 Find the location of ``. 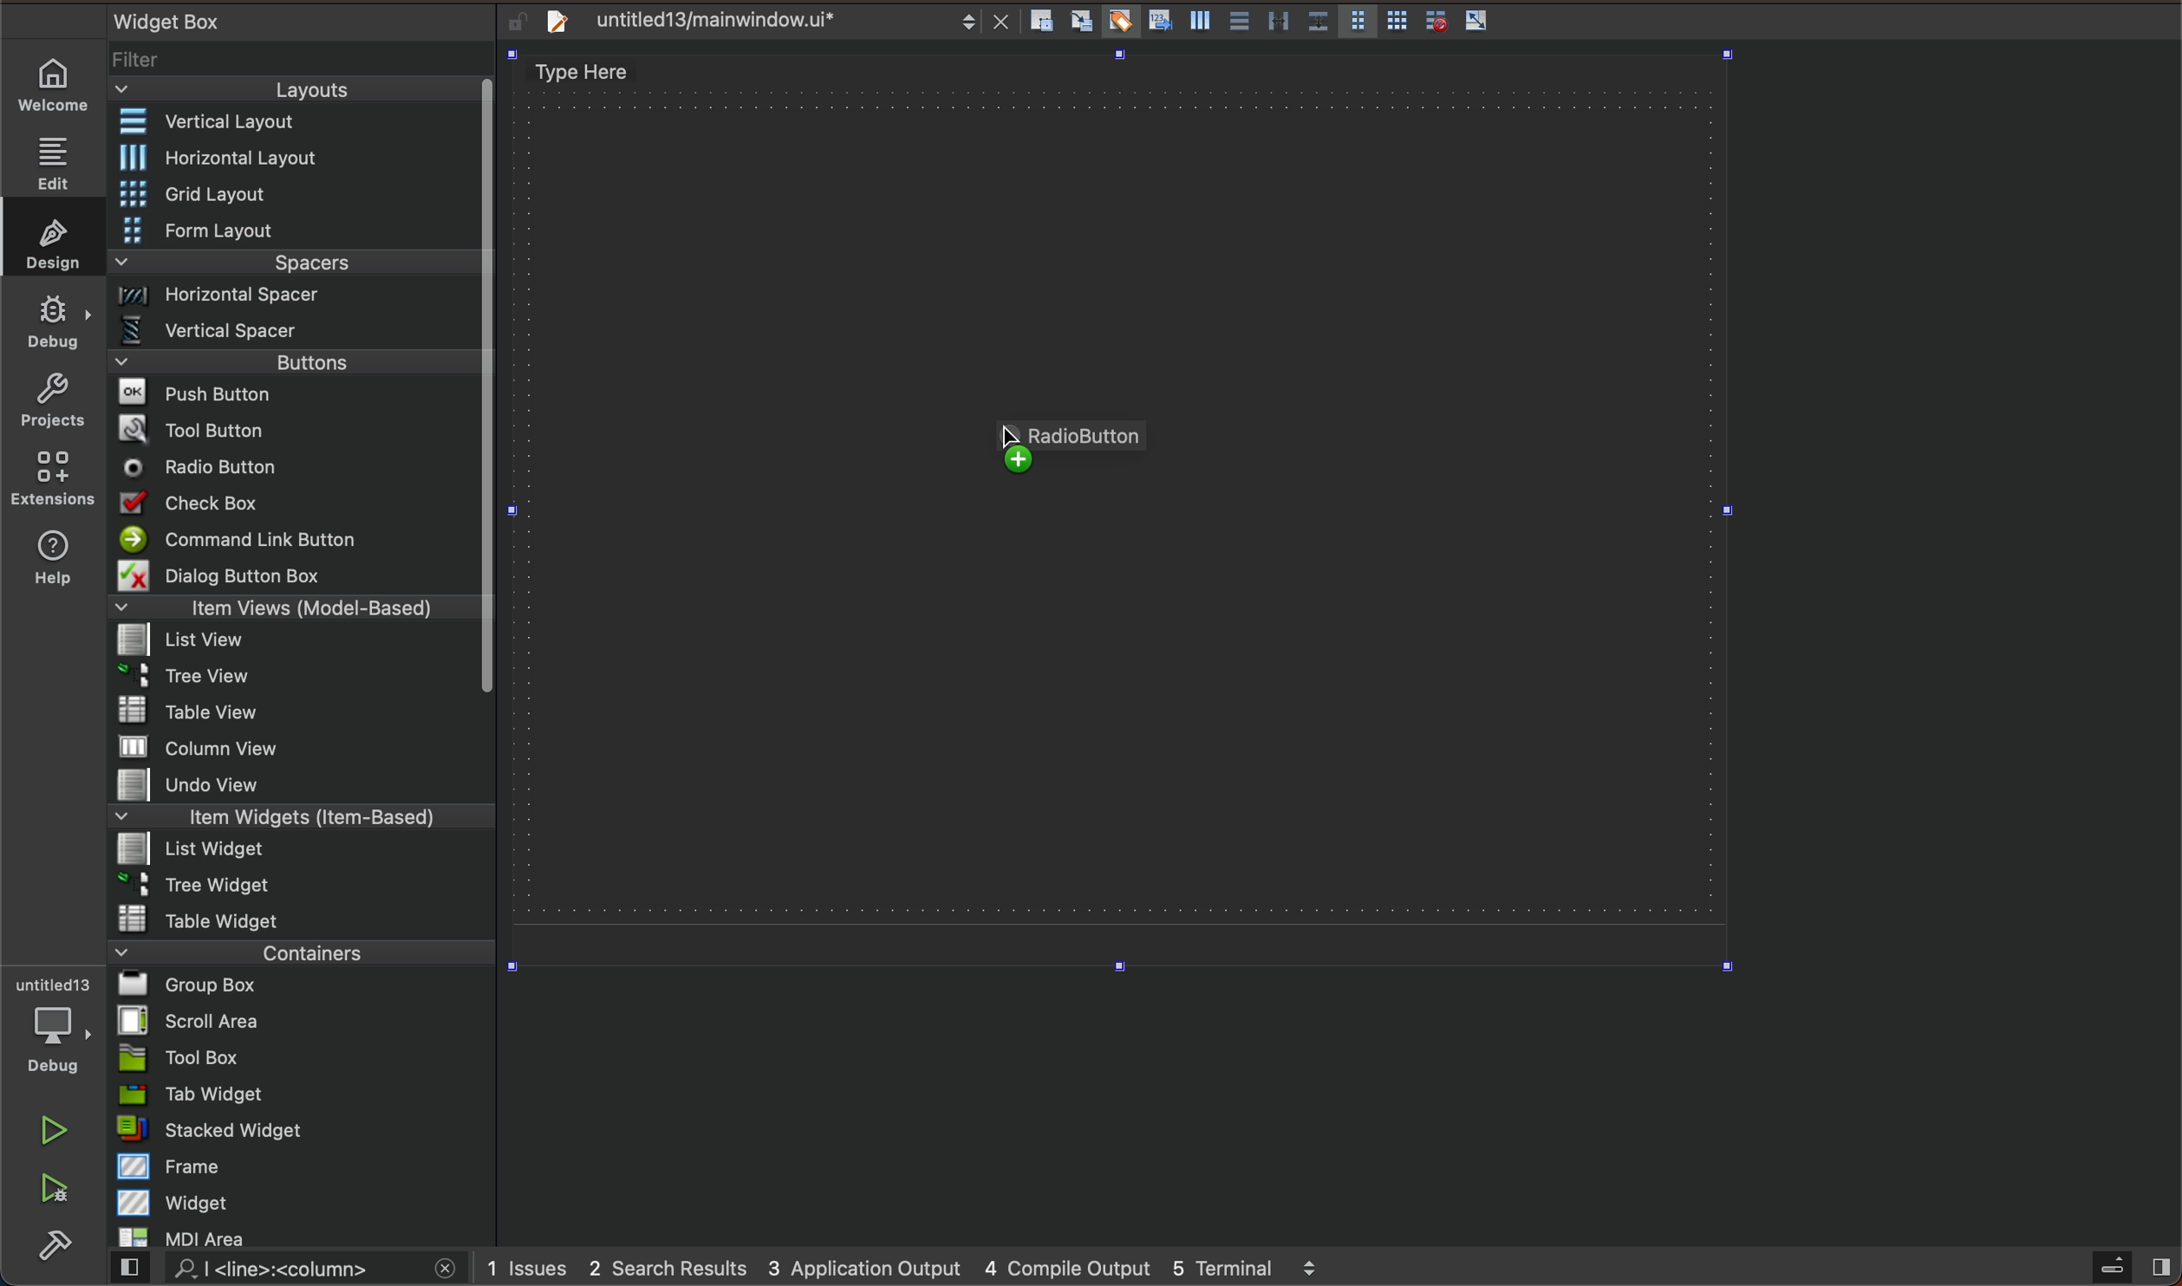

 is located at coordinates (296, 852).